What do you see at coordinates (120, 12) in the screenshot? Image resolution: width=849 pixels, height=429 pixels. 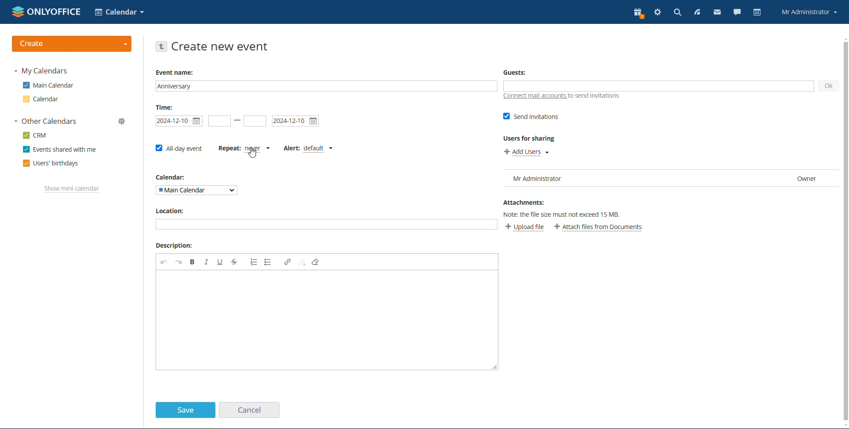 I see `select application` at bounding box center [120, 12].